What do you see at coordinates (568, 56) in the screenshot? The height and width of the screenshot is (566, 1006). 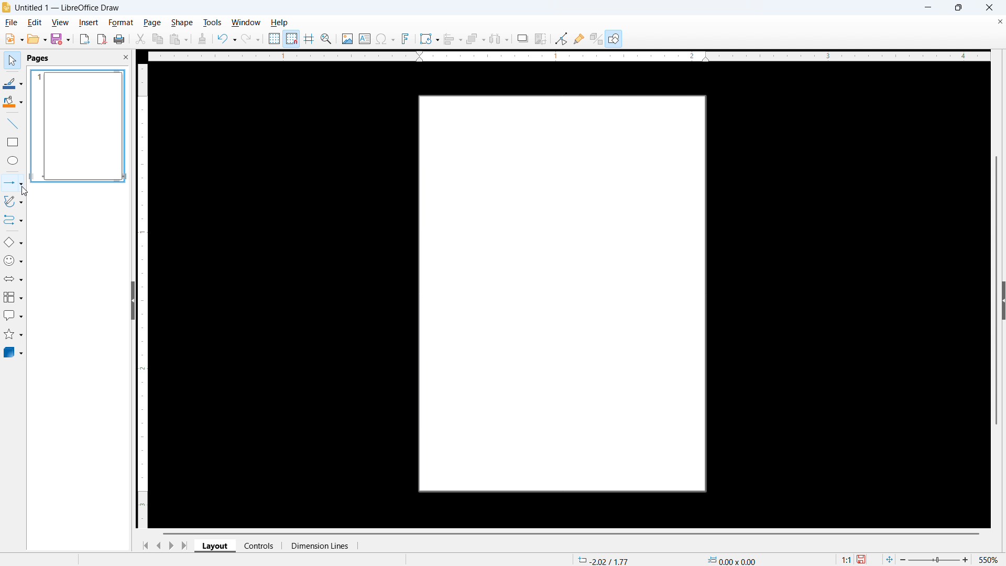 I see `Horizontal ruler ` at bounding box center [568, 56].